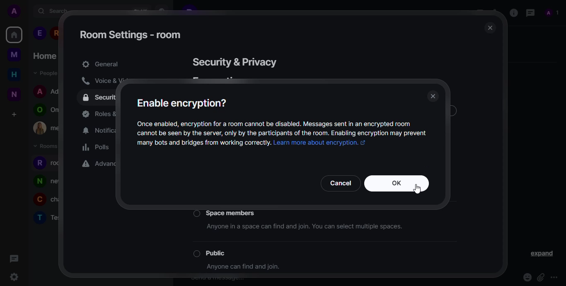  What do you see at coordinates (202, 142) in the screenshot?
I see `info- many bots and bridges from working correct.` at bounding box center [202, 142].